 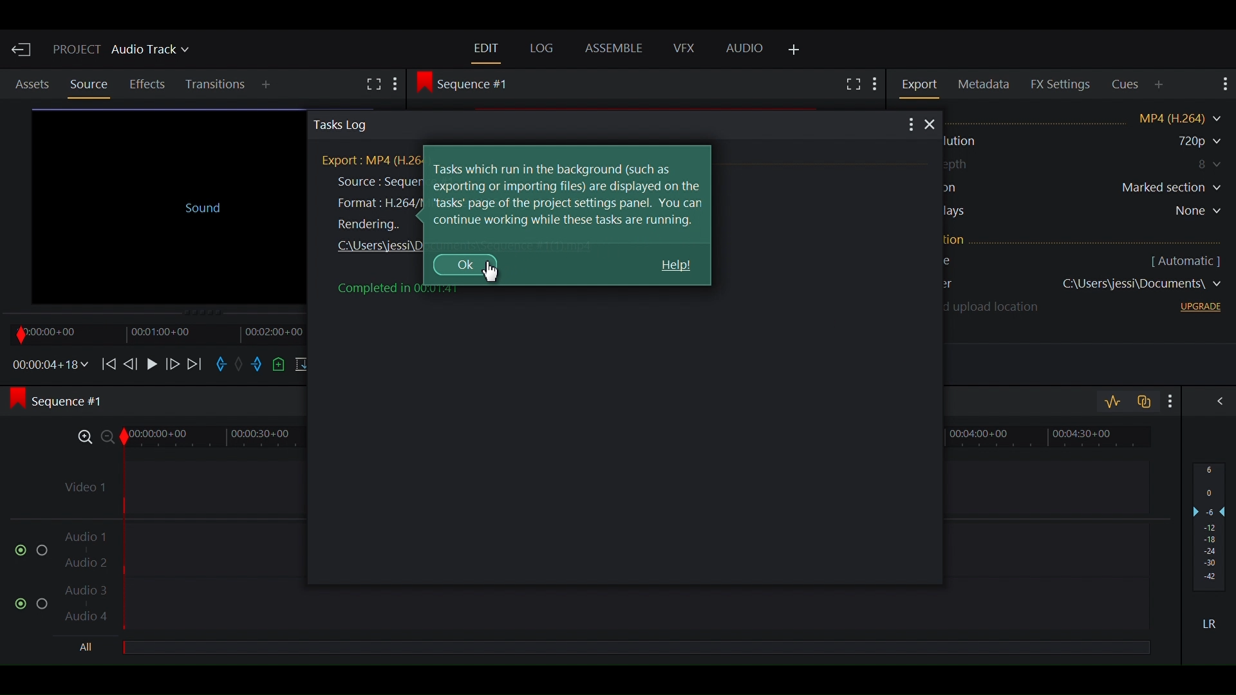 What do you see at coordinates (1088, 213) in the screenshot?
I see `Overlays` at bounding box center [1088, 213].